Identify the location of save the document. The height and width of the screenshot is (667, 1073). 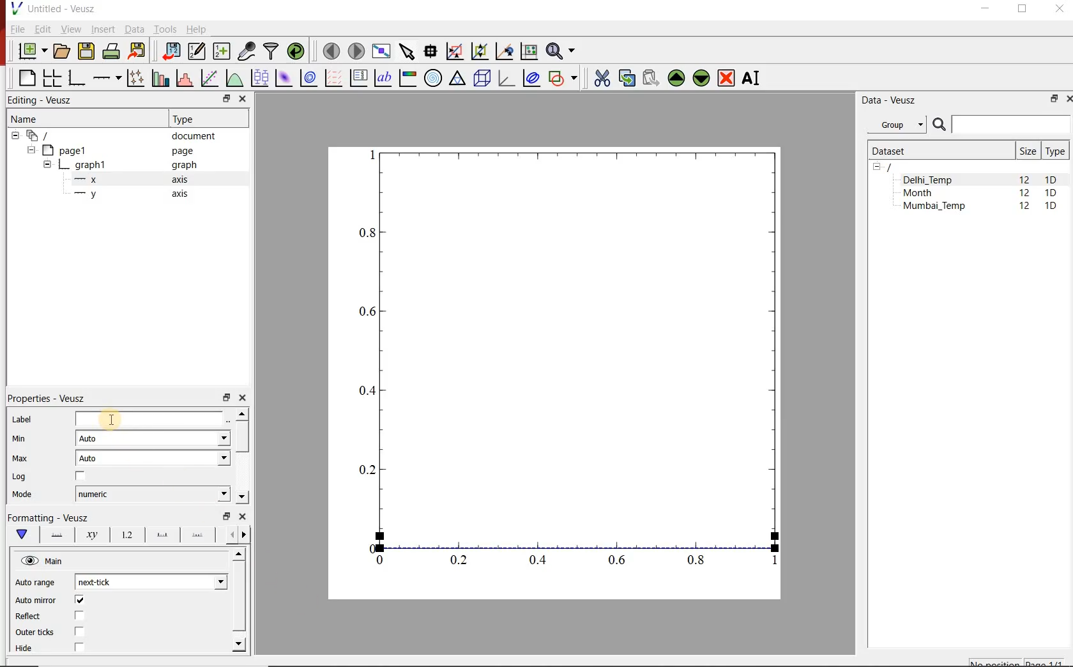
(86, 52).